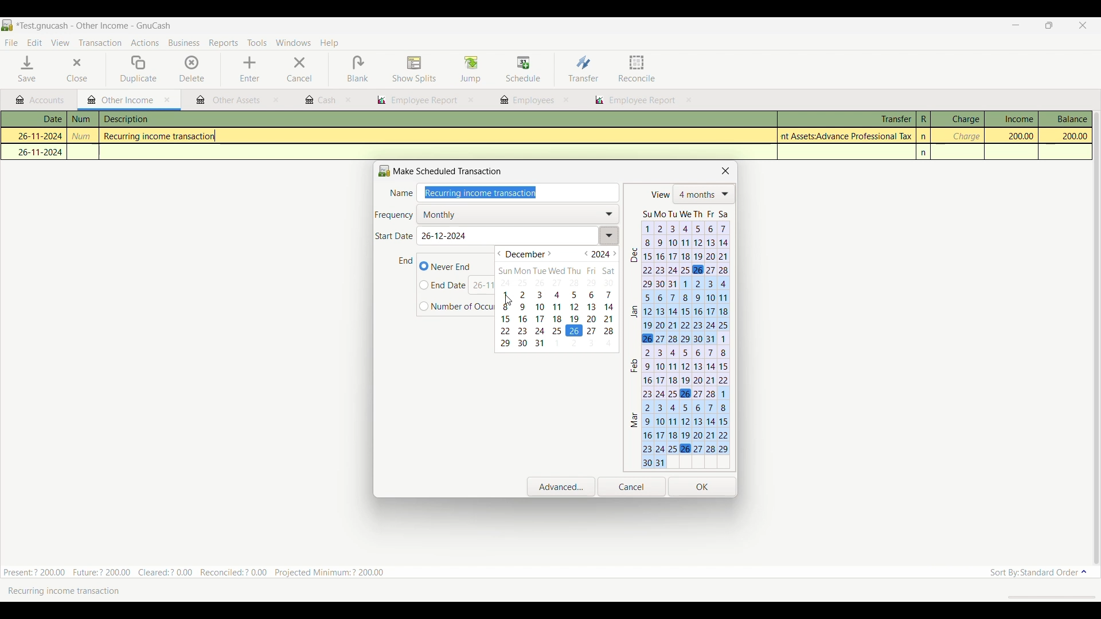 The image size is (1101, 619). What do you see at coordinates (299, 69) in the screenshot?
I see `Cancel` at bounding box center [299, 69].